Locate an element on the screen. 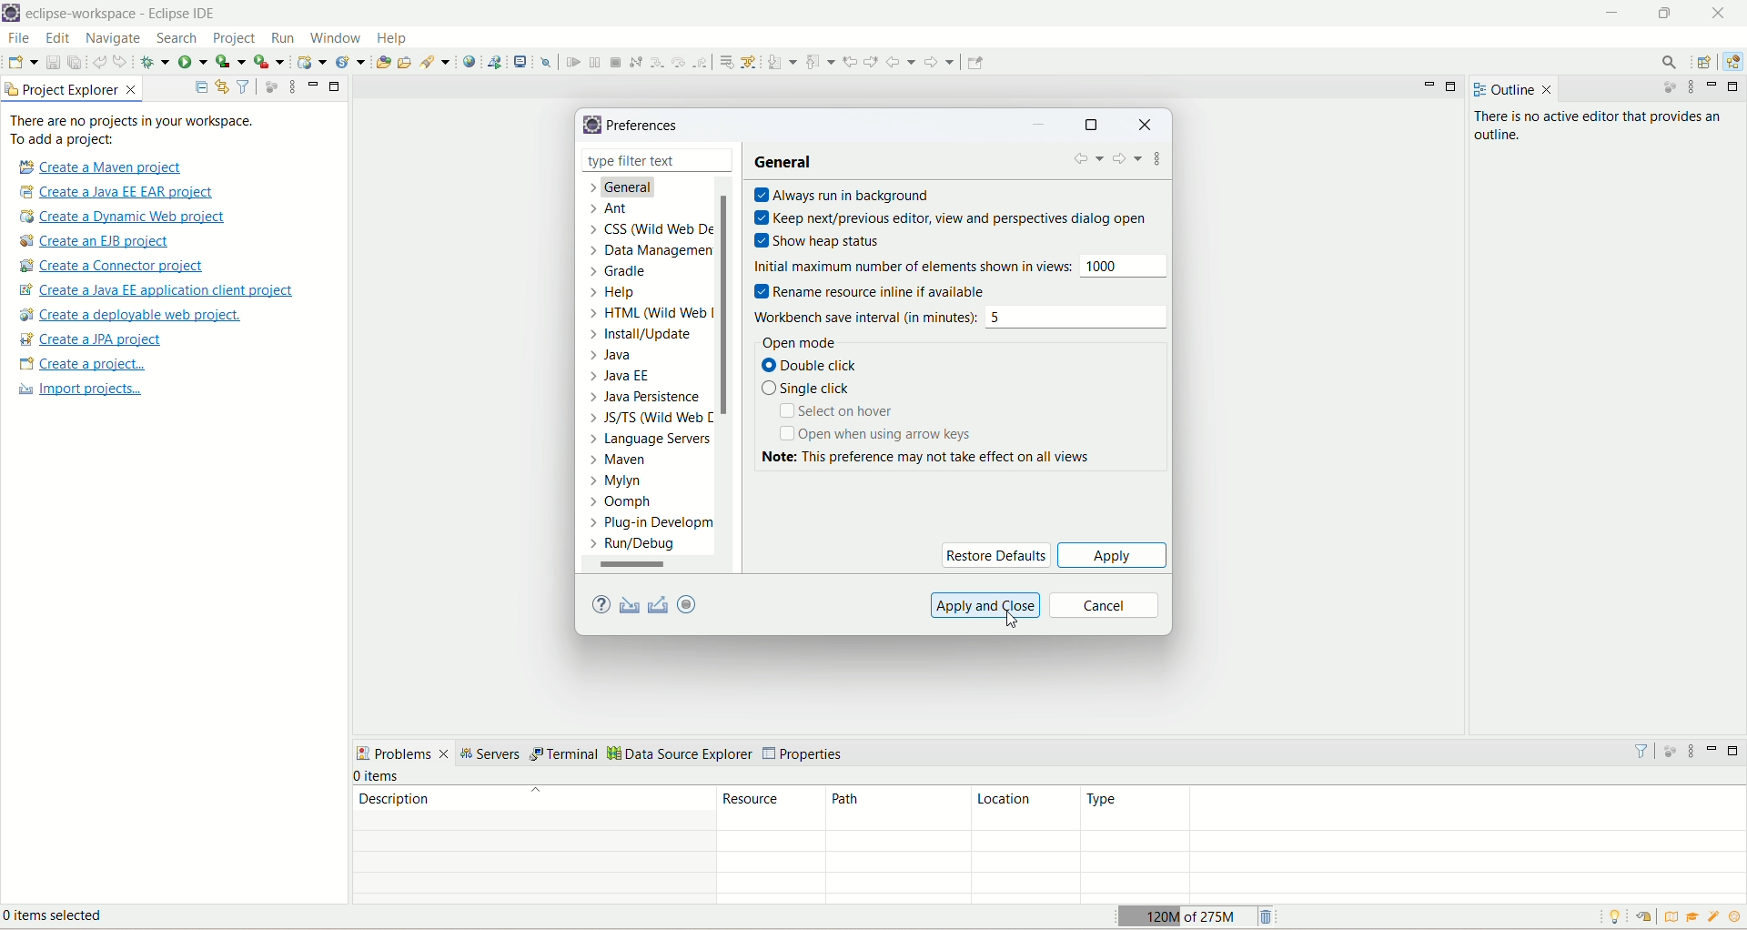  view menu is located at coordinates (1693, 89).